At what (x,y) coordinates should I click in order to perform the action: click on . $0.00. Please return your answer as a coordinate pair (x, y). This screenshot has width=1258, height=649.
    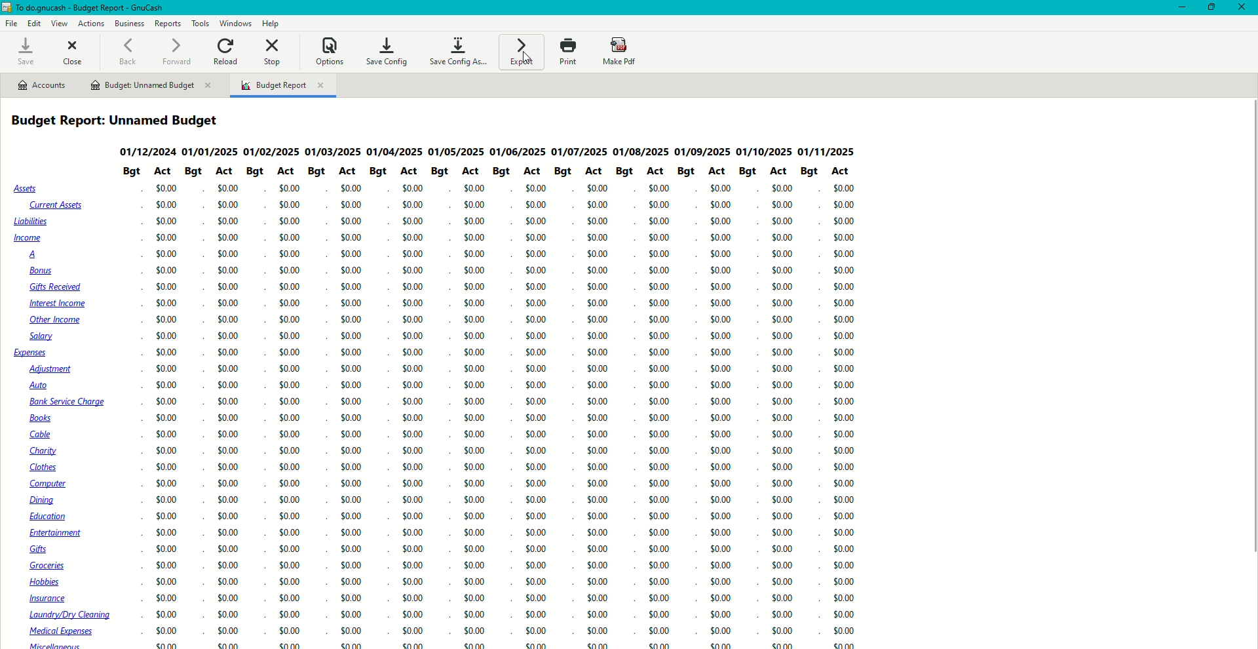
    Looking at the image, I should click on (411, 515).